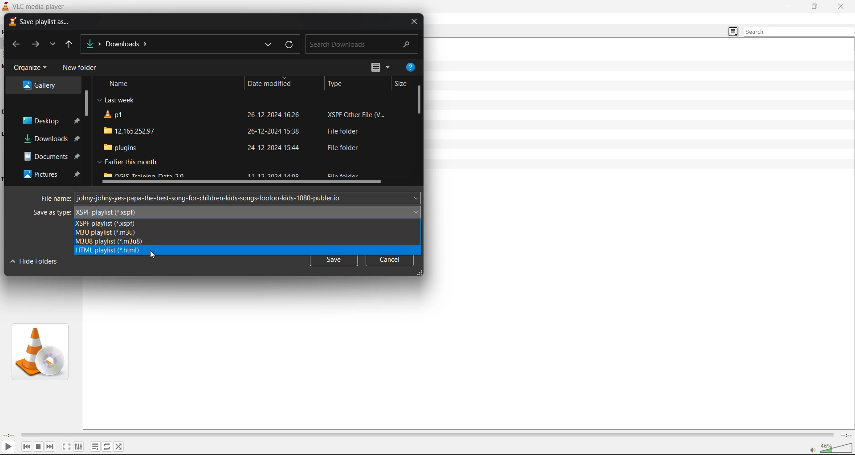  I want to click on previous, so click(24, 447).